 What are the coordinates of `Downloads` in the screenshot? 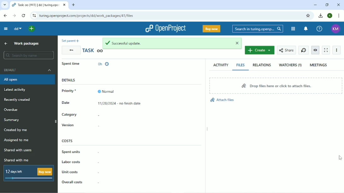 It's located at (321, 16).